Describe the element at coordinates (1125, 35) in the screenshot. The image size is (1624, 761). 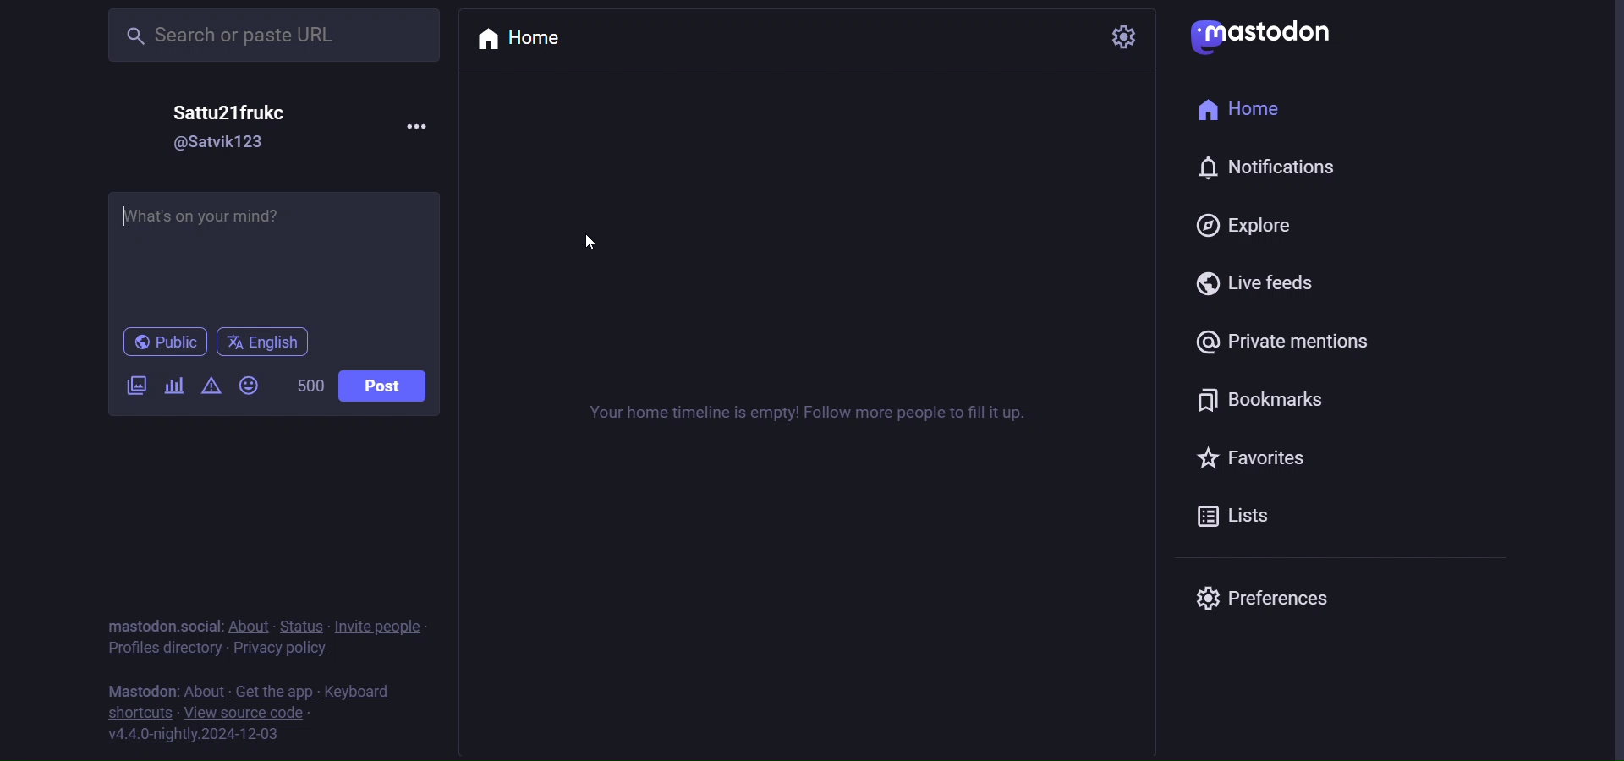
I see `setting` at that location.